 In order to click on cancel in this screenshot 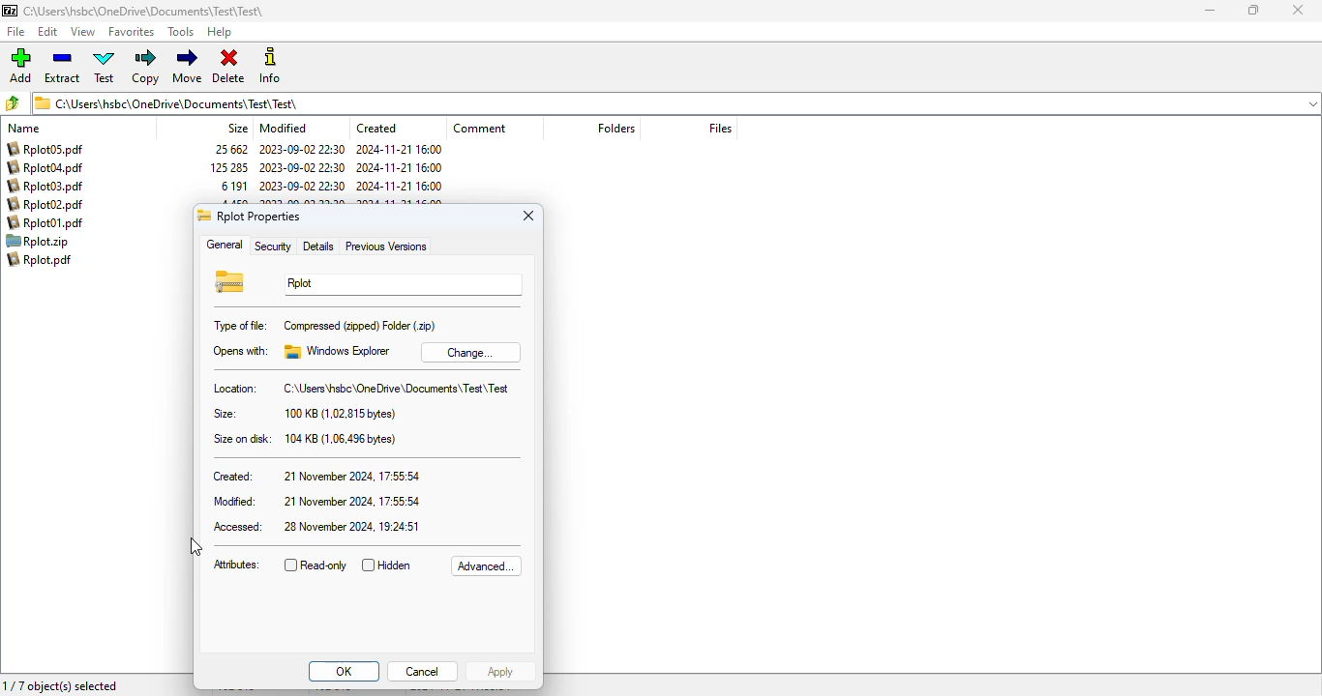, I will do `click(422, 671)`.